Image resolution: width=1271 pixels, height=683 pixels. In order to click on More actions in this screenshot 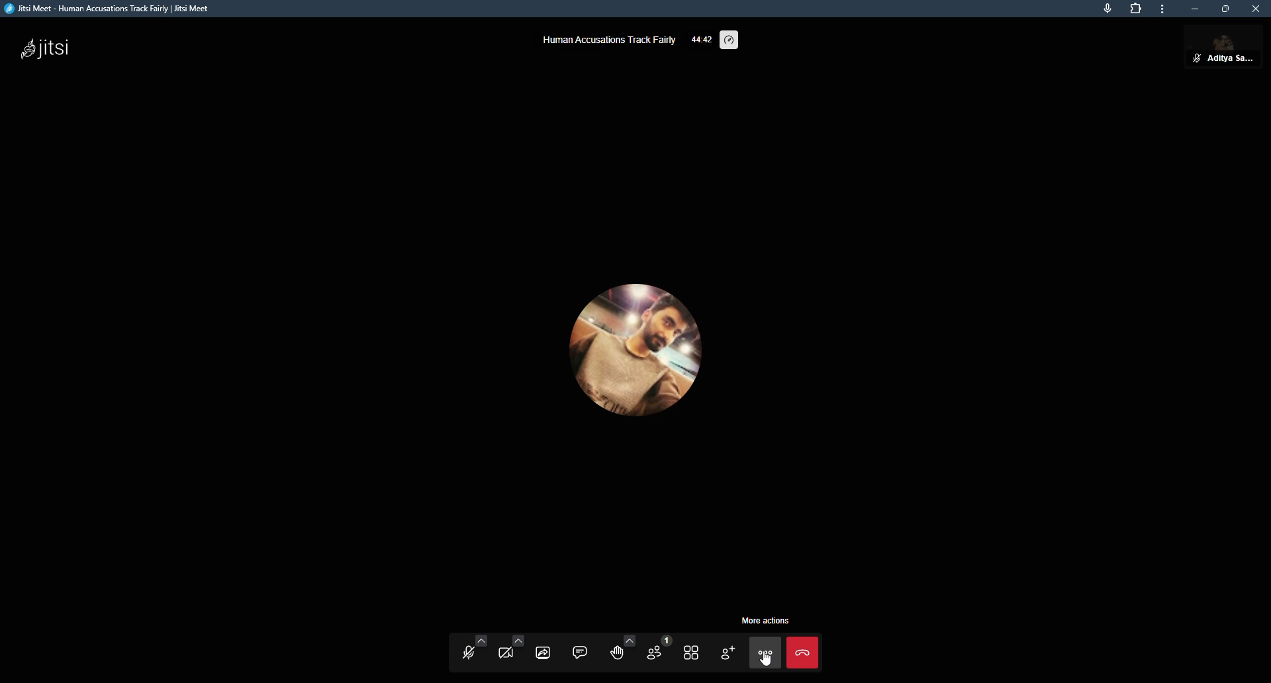, I will do `click(764, 621)`.